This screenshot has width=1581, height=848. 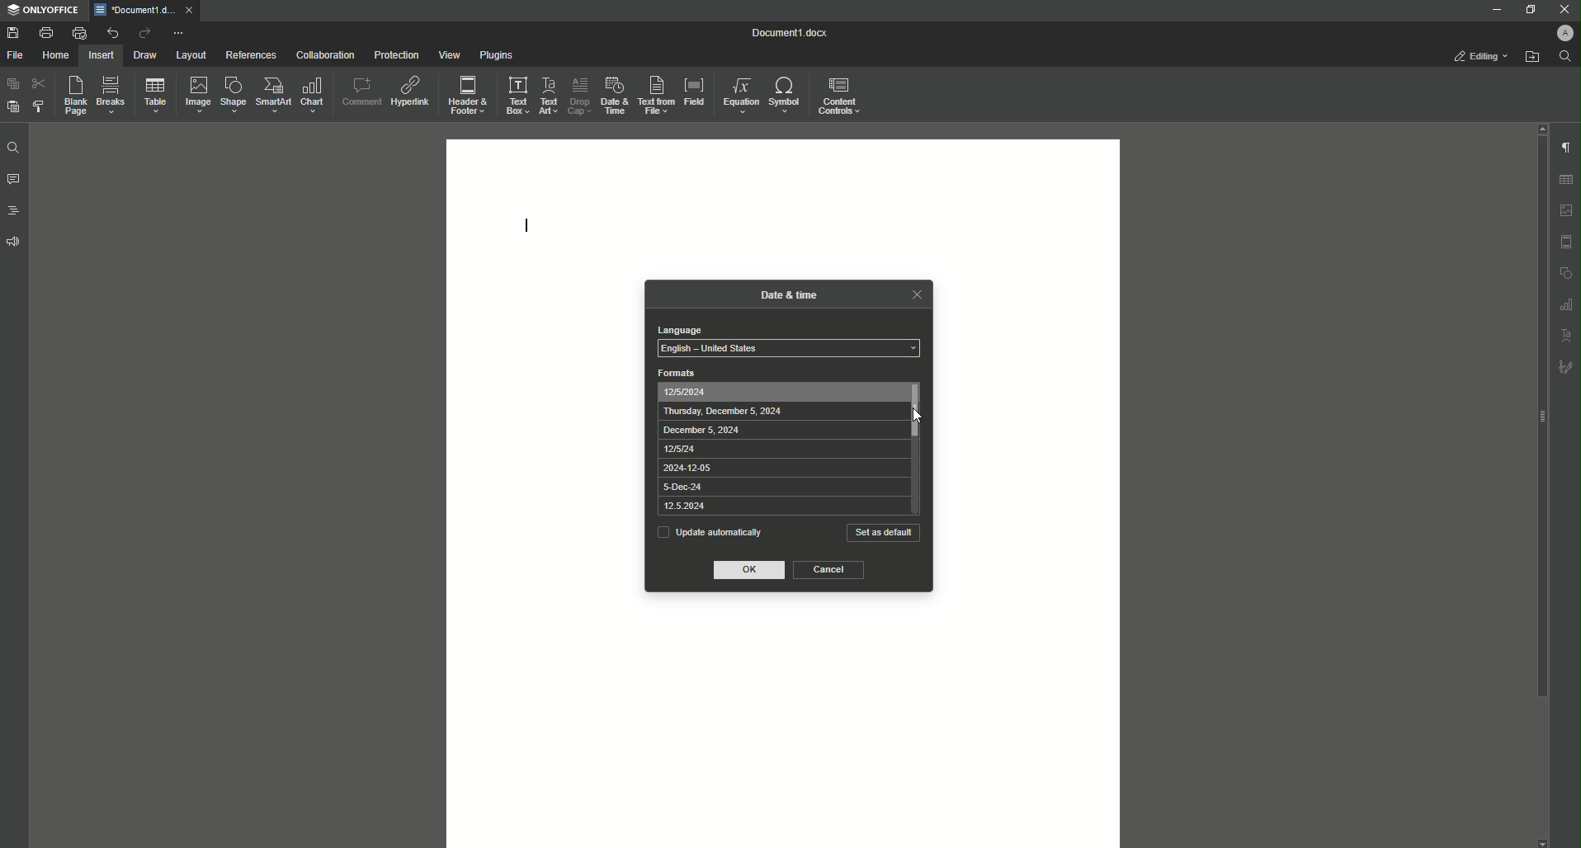 I want to click on Blank Page, so click(x=71, y=96).